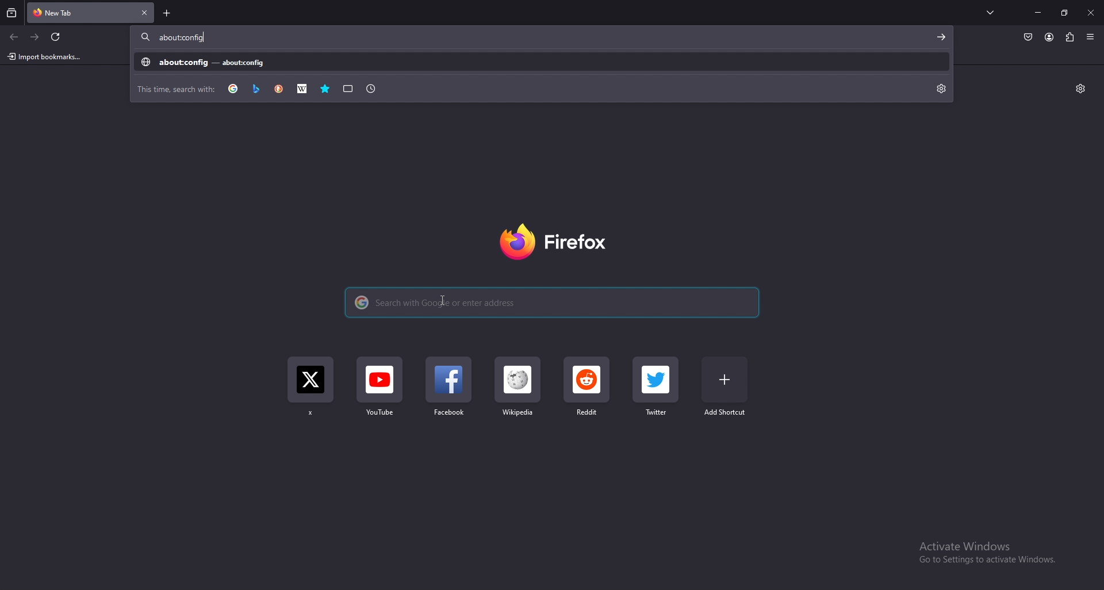 The width and height of the screenshot is (1104, 590). What do you see at coordinates (47, 57) in the screenshot?
I see `import bookmarks` at bounding box center [47, 57].